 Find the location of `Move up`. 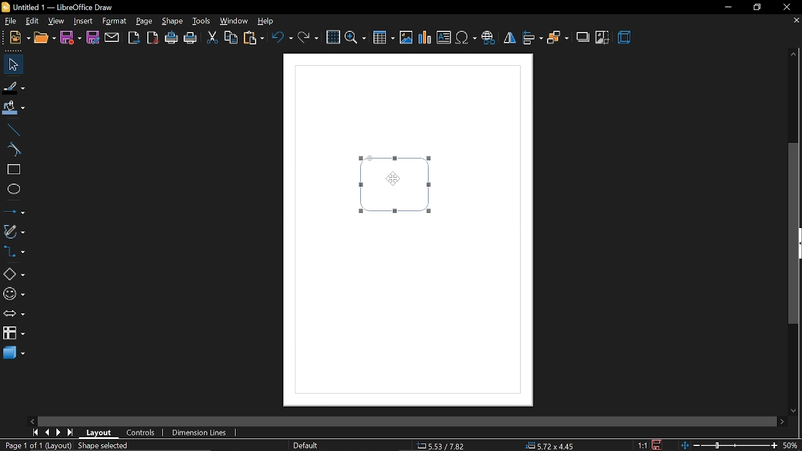

Move up is located at coordinates (794, 53).